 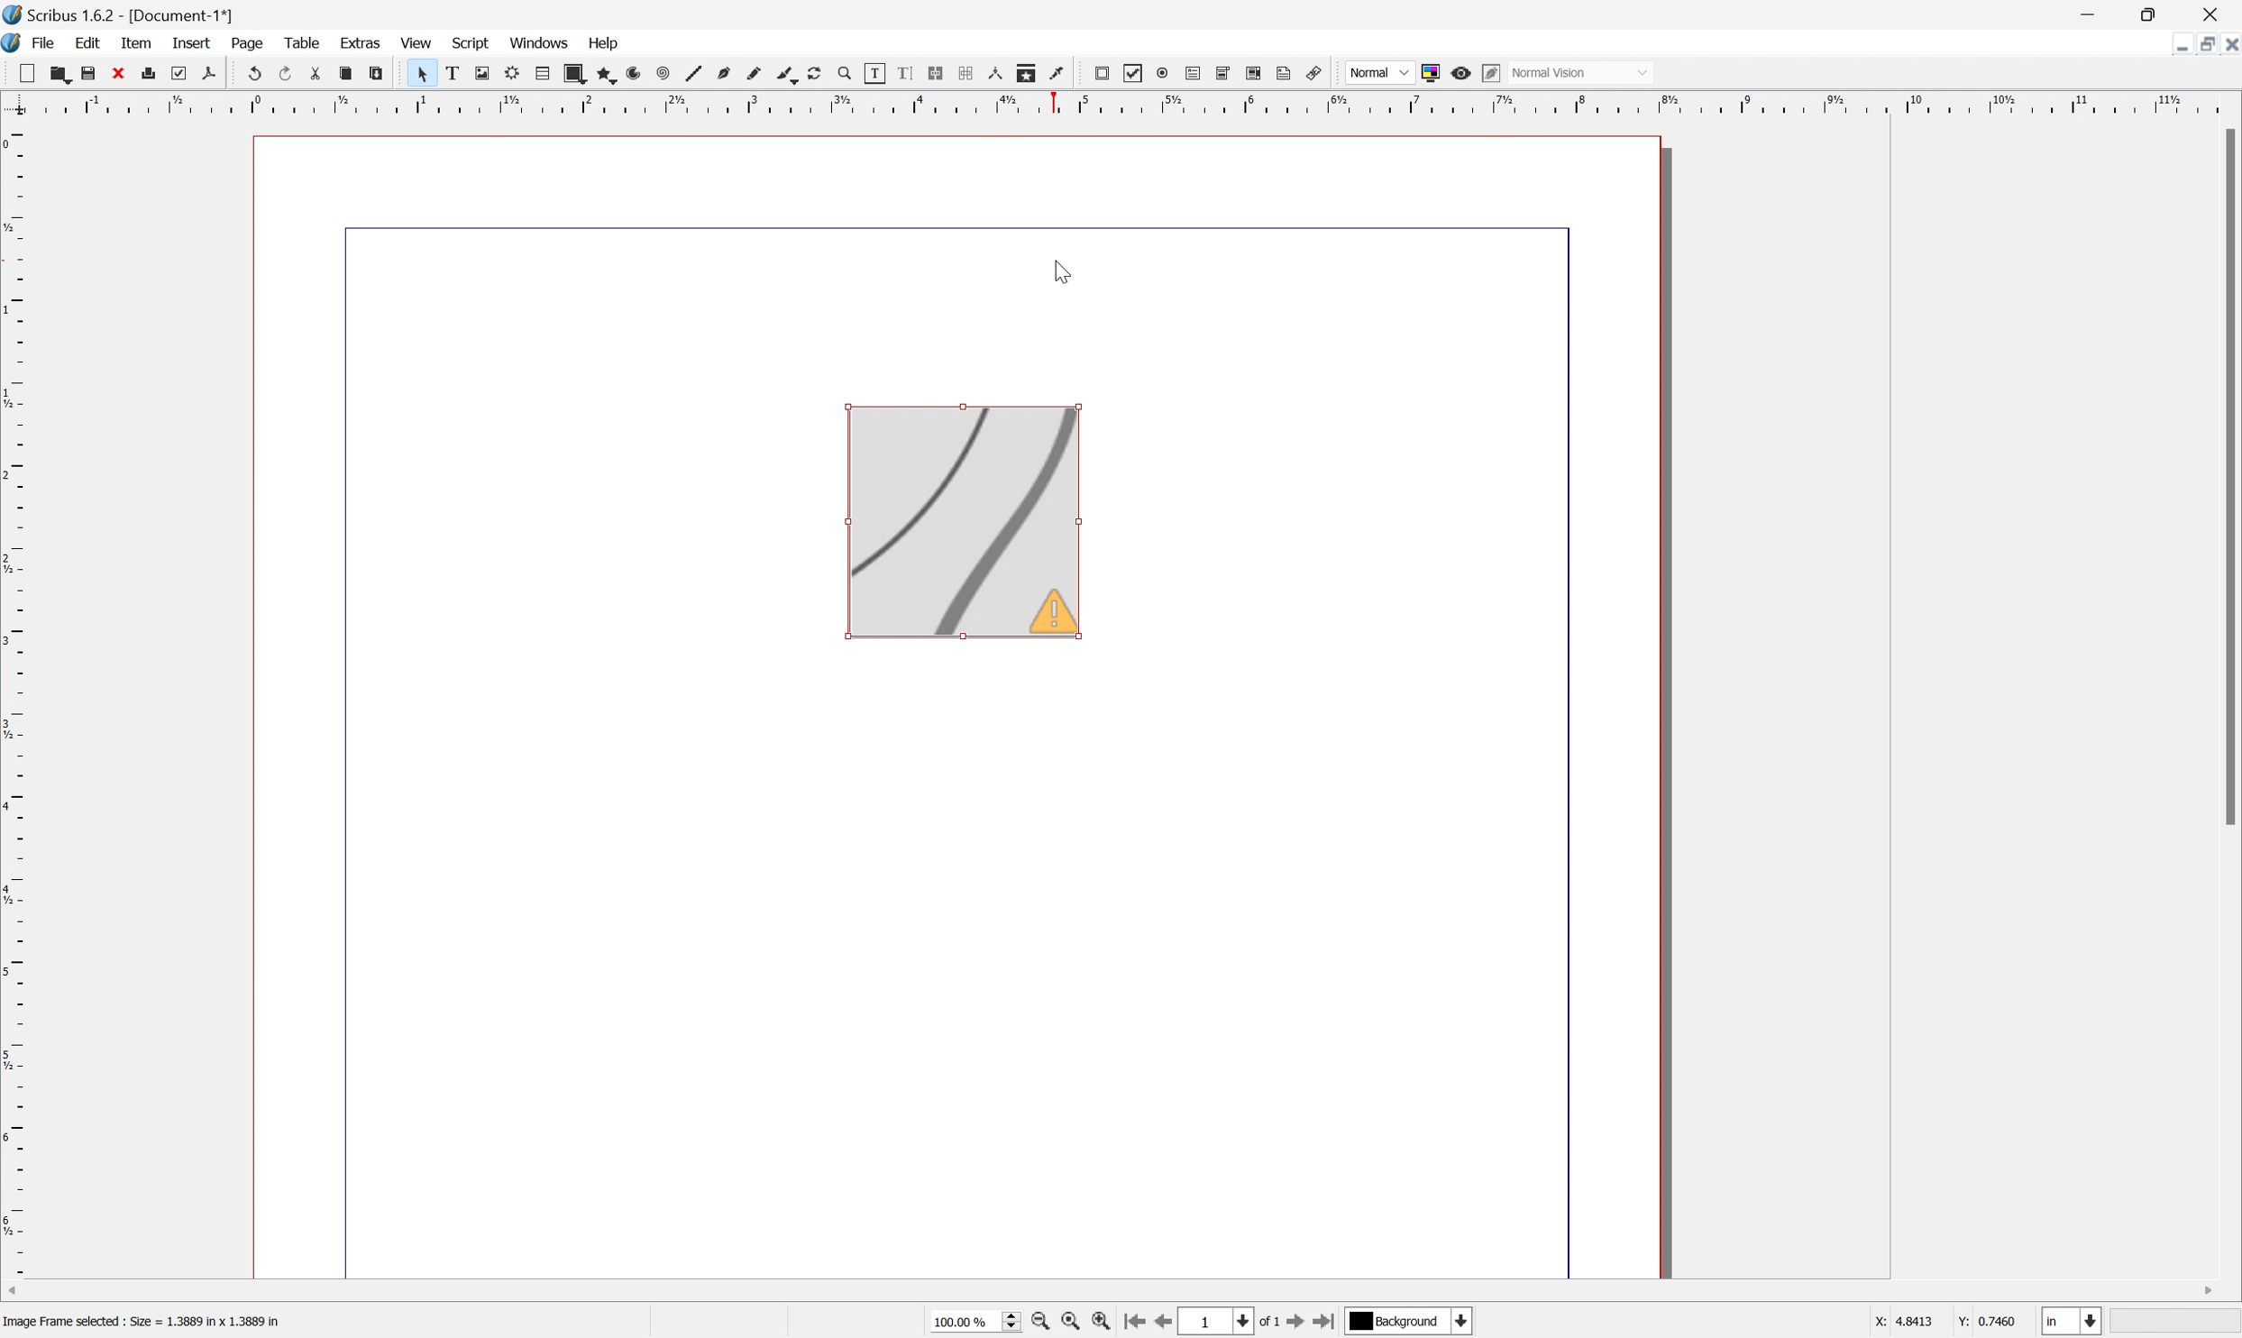 I want to click on Link annotation, so click(x=1310, y=73).